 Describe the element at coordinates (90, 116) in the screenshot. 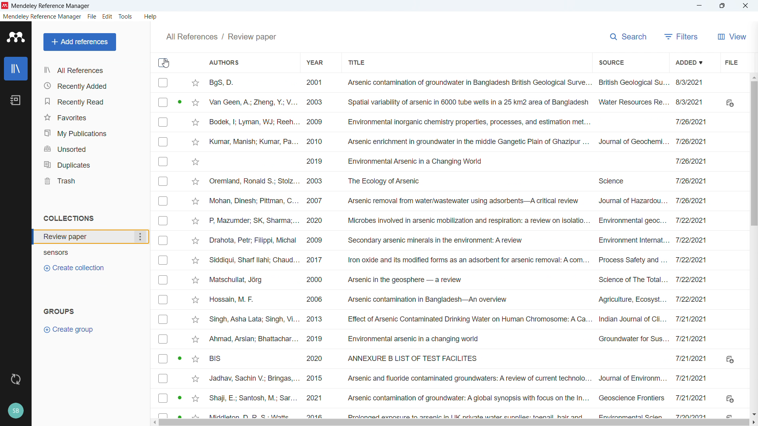

I see `Favourites ` at that location.